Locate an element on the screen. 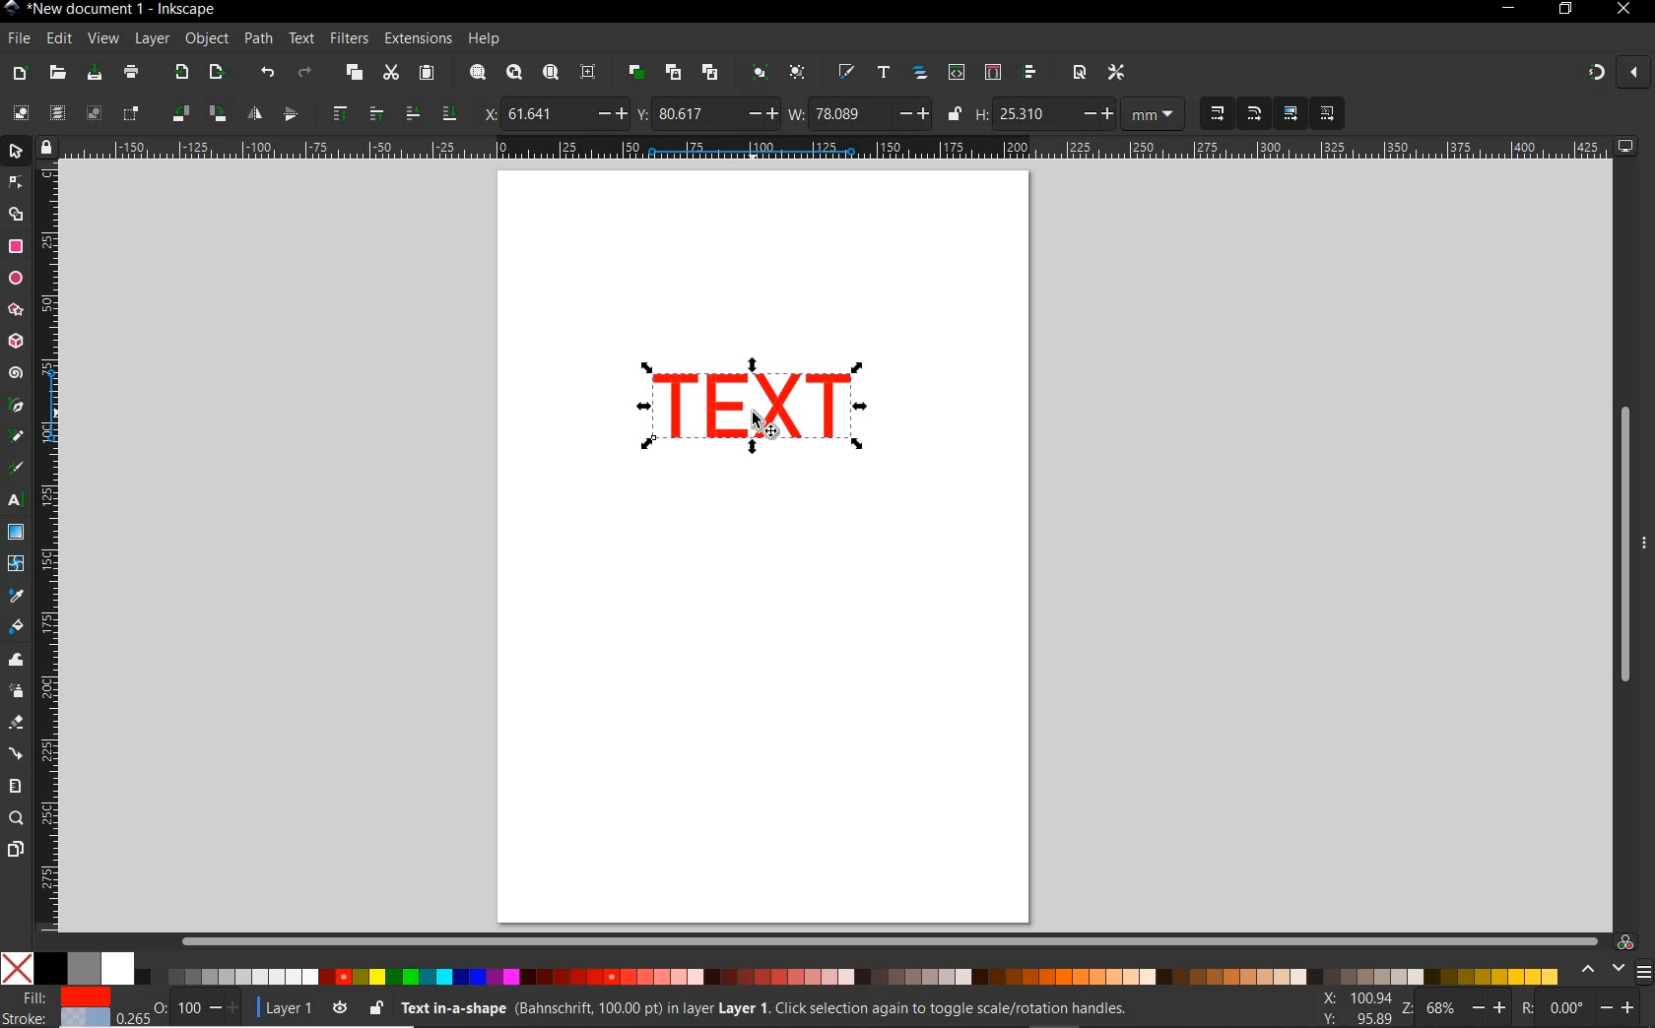  open fill and stroke is located at coordinates (847, 73).